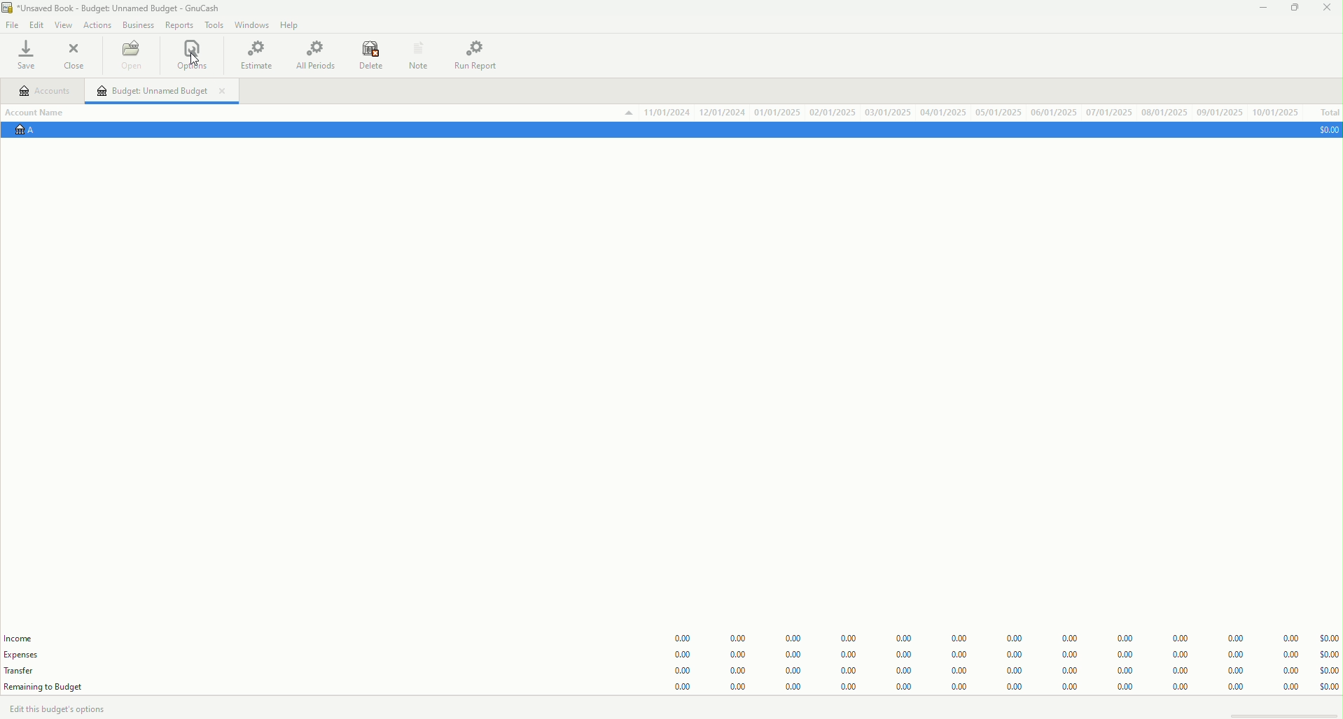  What do you see at coordinates (1325, 9) in the screenshot?
I see `Close` at bounding box center [1325, 9].